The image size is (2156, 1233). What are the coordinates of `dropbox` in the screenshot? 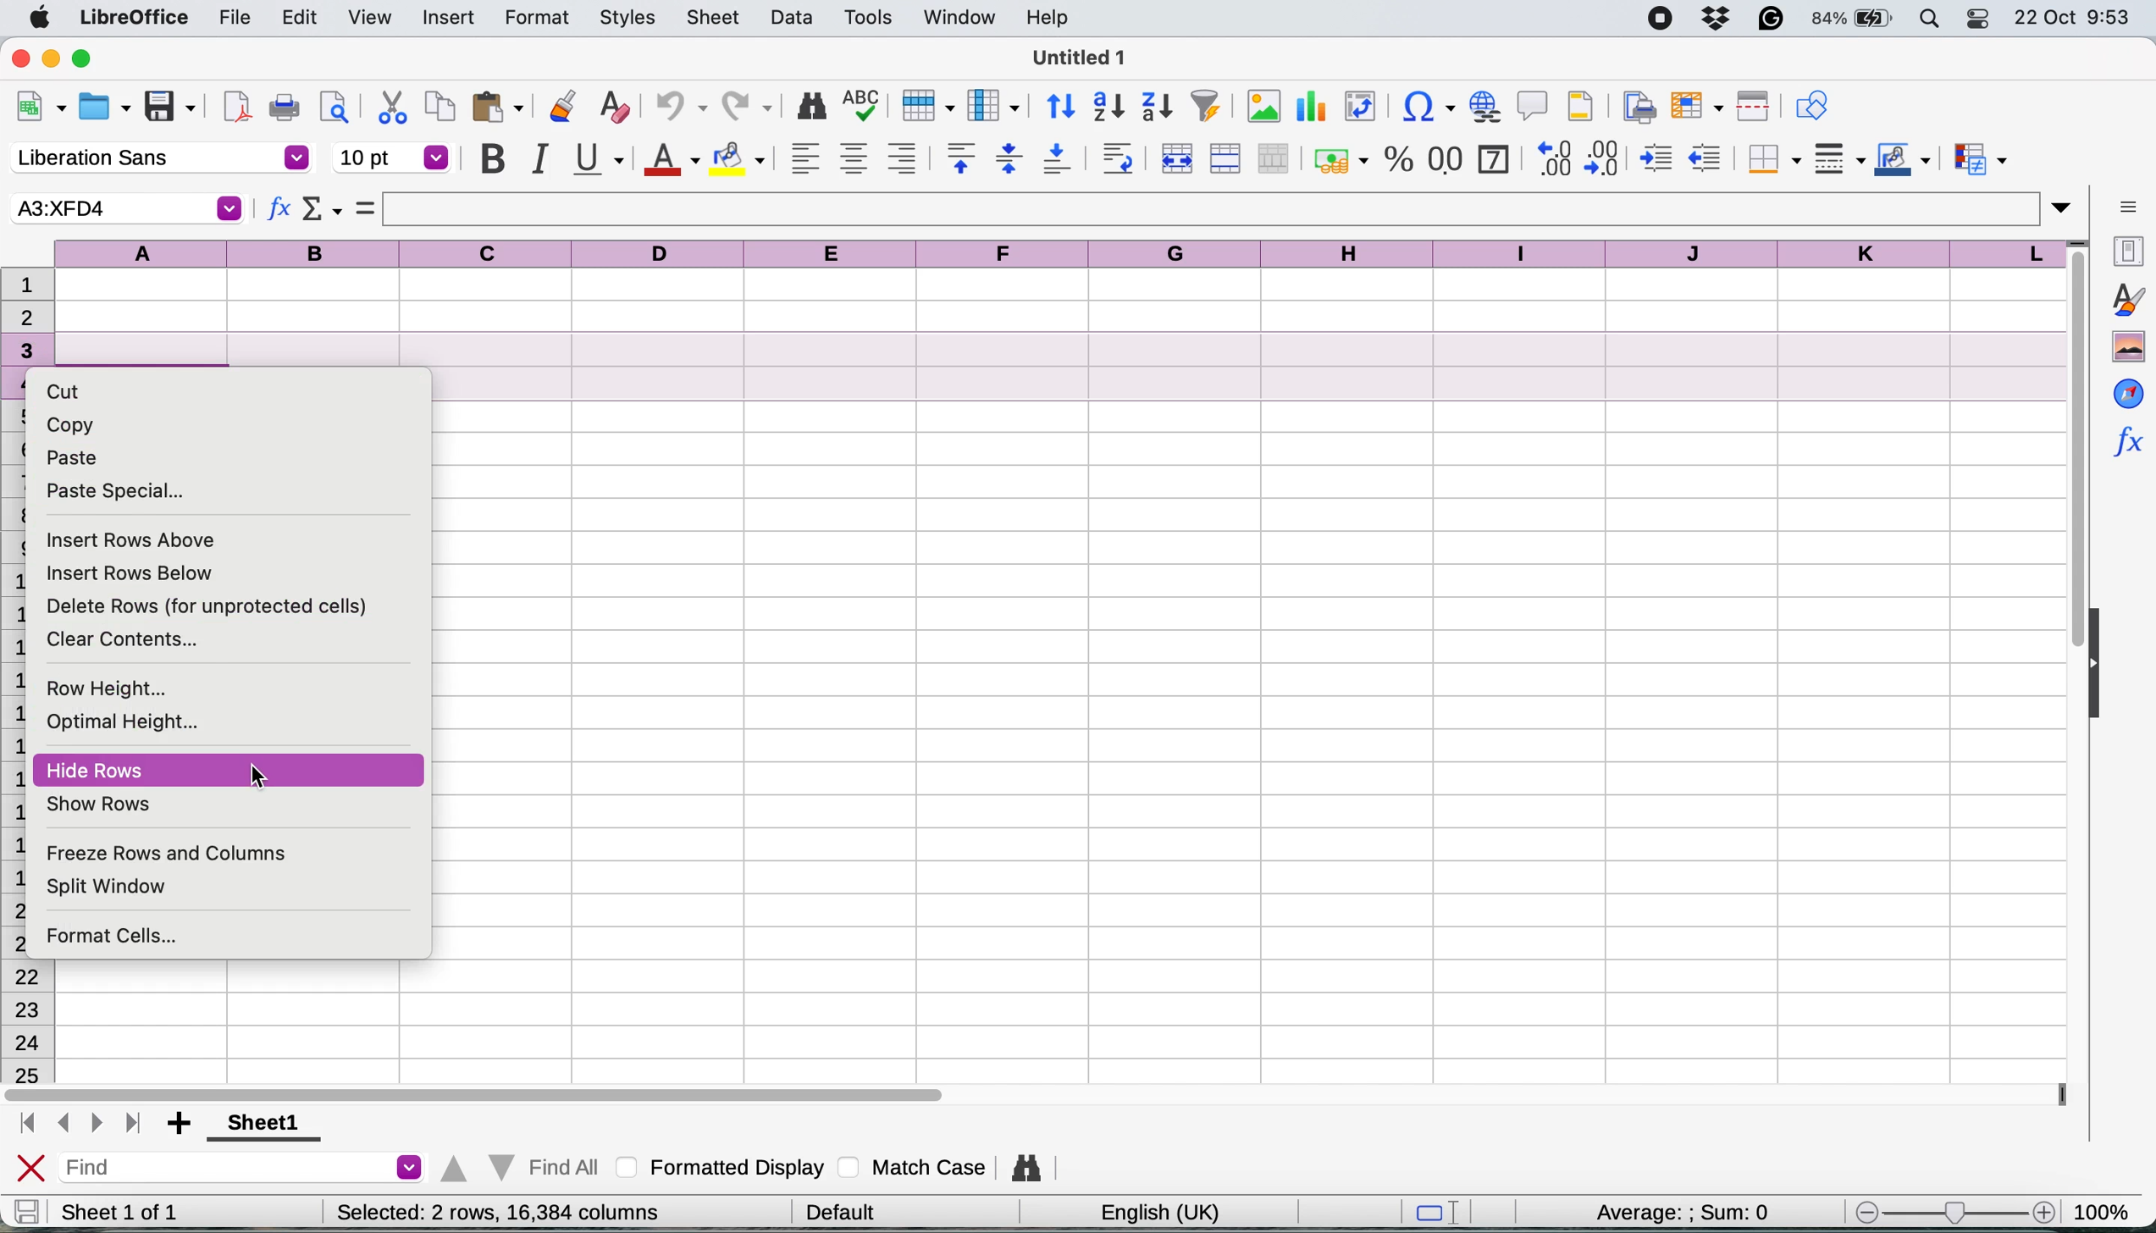 It's located at (1722, 18).